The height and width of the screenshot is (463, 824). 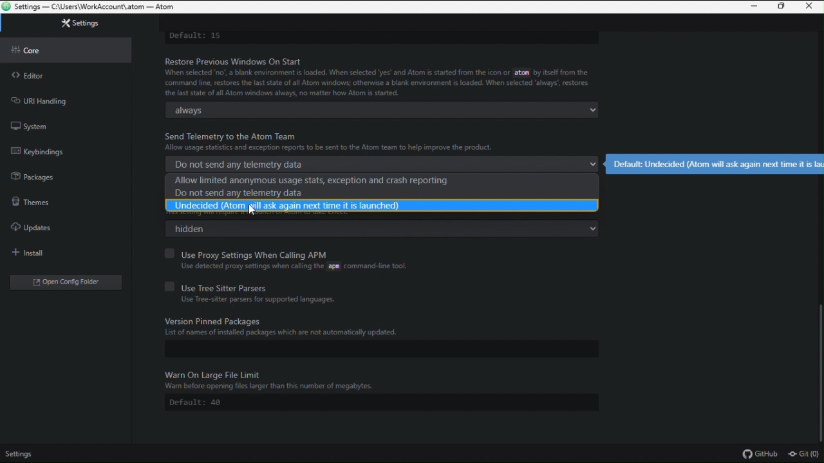 What do you see at coordinates (293, 266) in the screenshot?
I see `Use detected proxy settings when calling the aps command-line tool.` at bounding box center [293, 266].